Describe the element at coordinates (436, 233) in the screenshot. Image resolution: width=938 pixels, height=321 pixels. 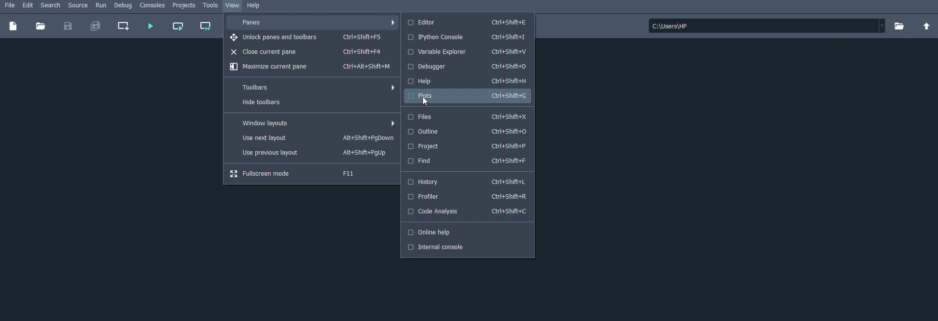
I see `Online help` at that location.